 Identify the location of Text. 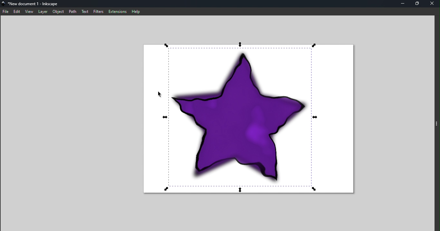
(85, 11).